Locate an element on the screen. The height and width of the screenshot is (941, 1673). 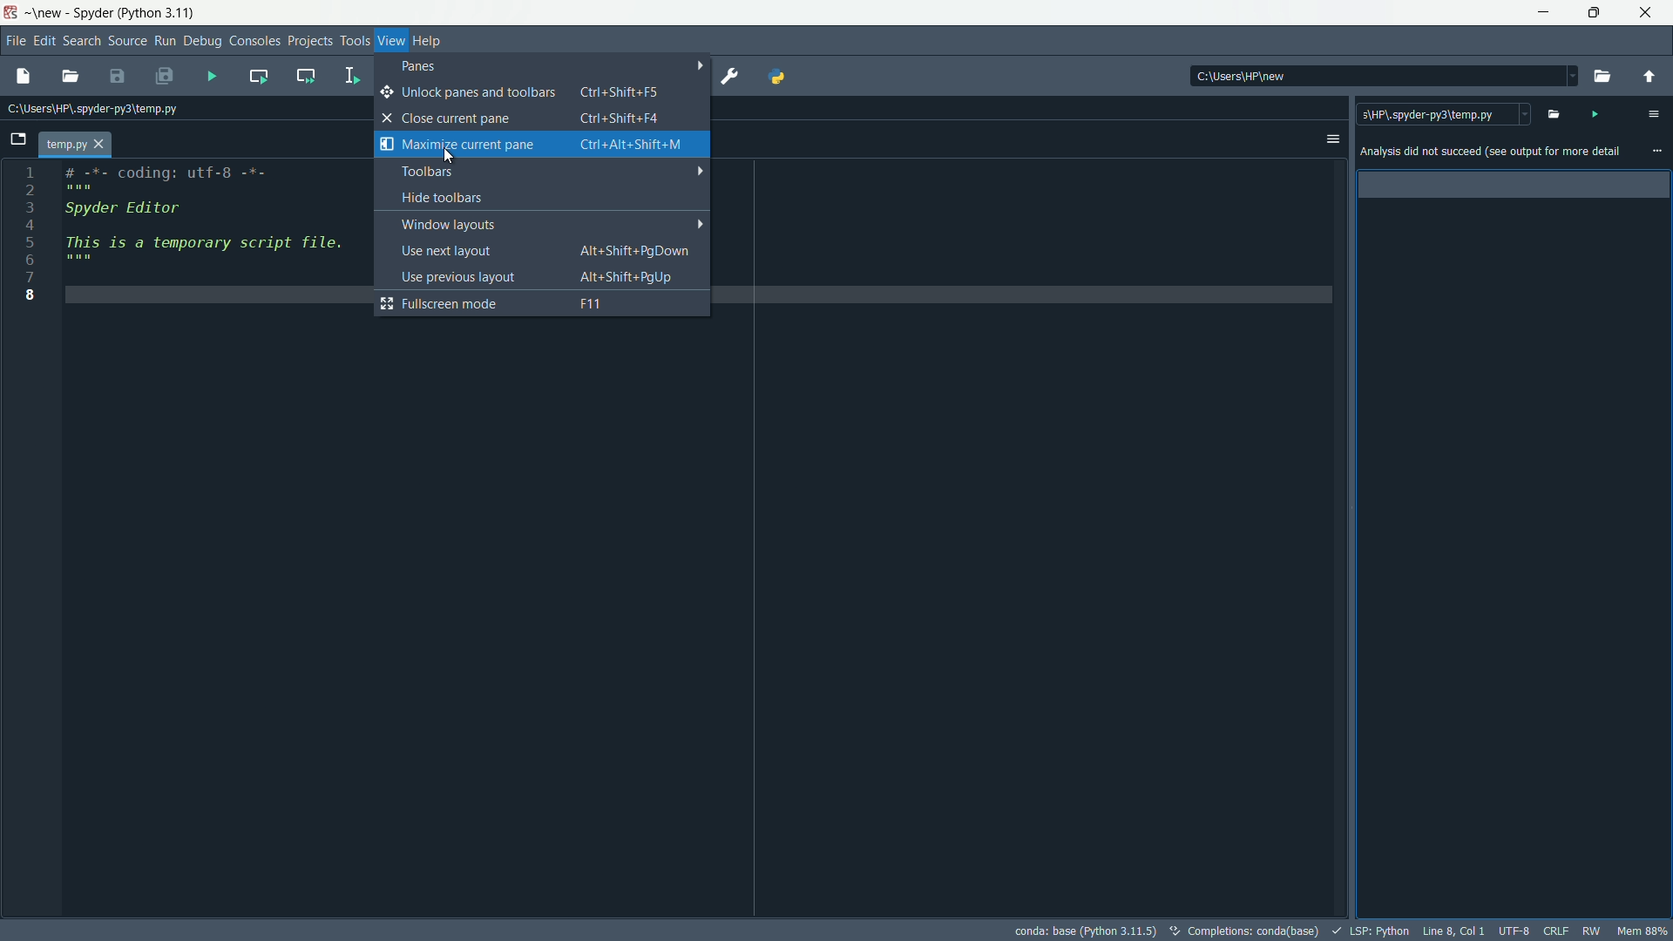
view menu is located at coordinates (389, 43).